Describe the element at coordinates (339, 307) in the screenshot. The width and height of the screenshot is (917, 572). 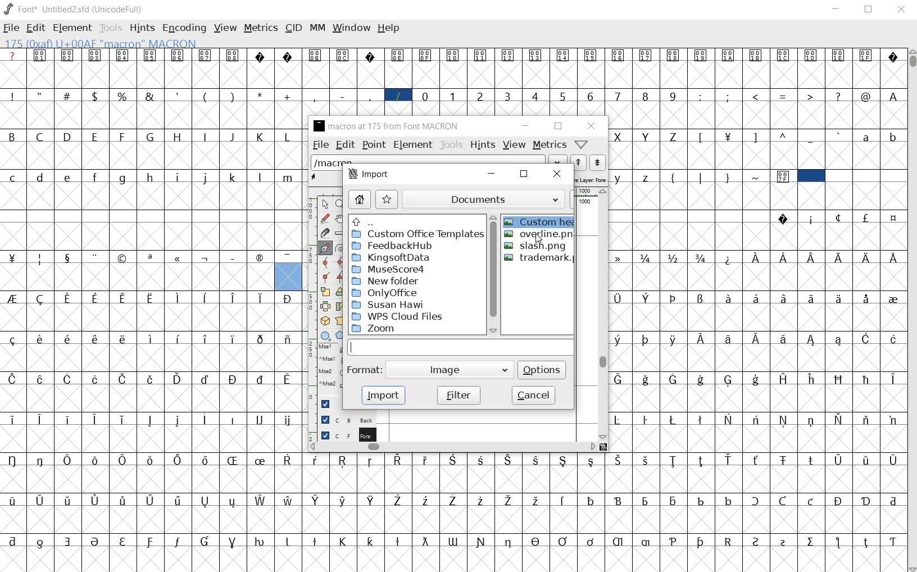
I see `skew` at that location.